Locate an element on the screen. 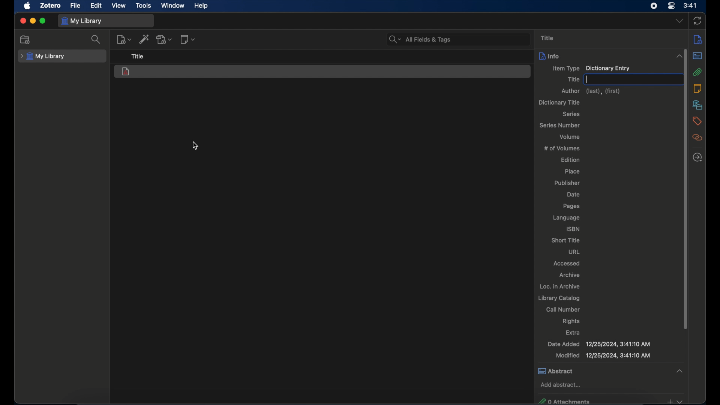  new item is located at coordinates (124, 39).